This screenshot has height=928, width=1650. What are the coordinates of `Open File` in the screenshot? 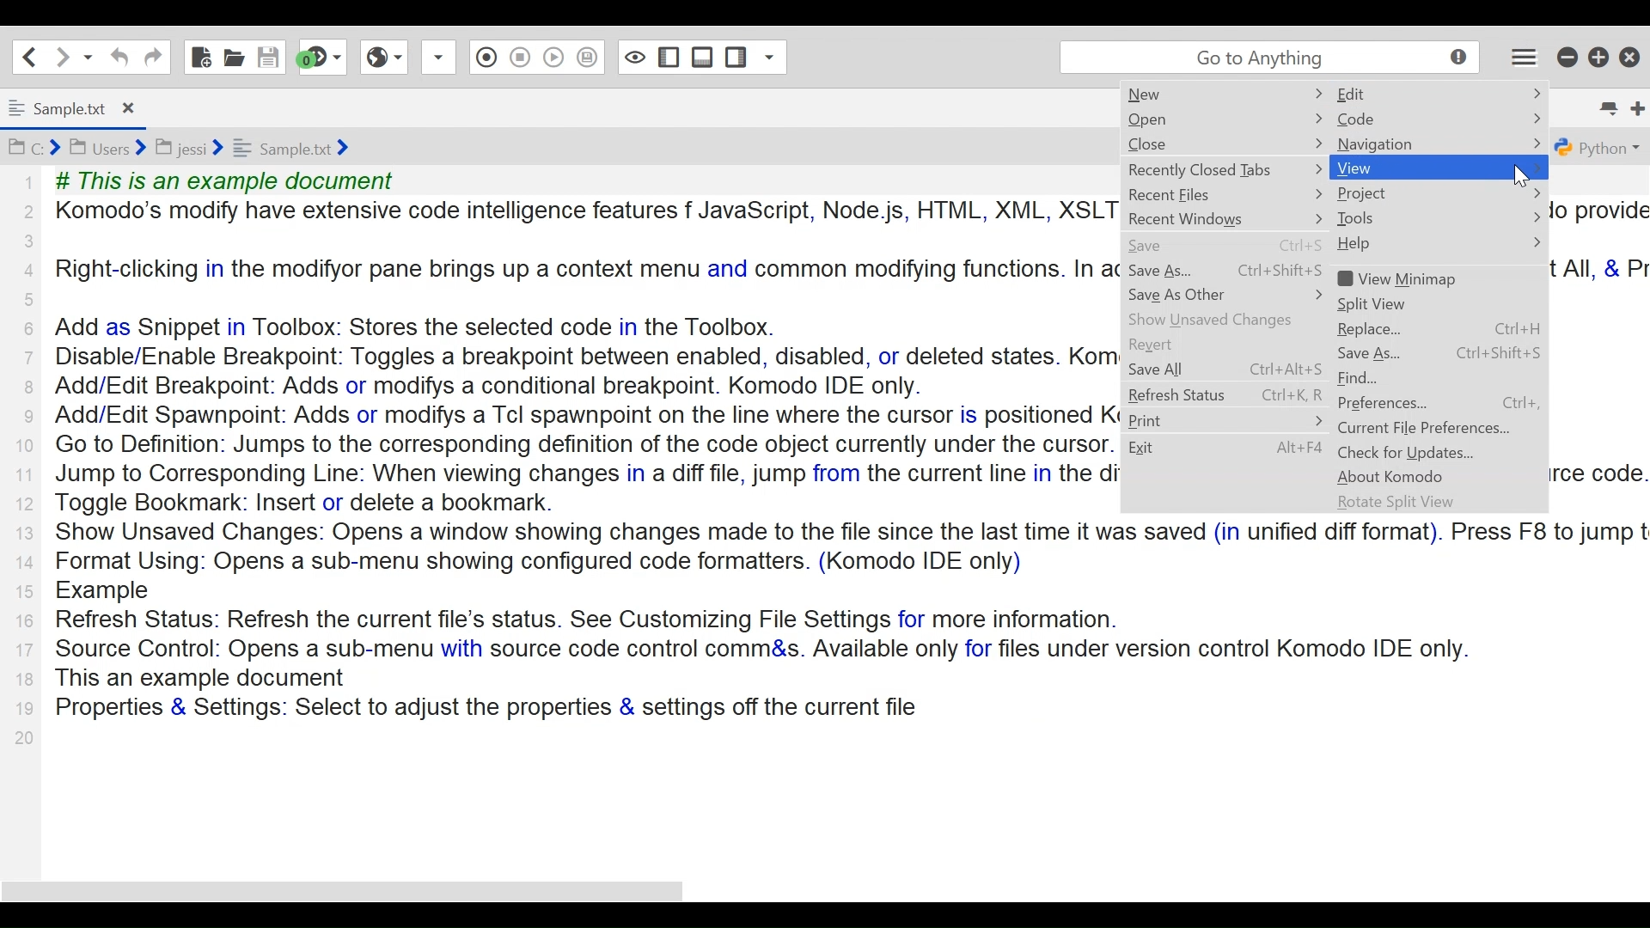 It's located at (234, 55).